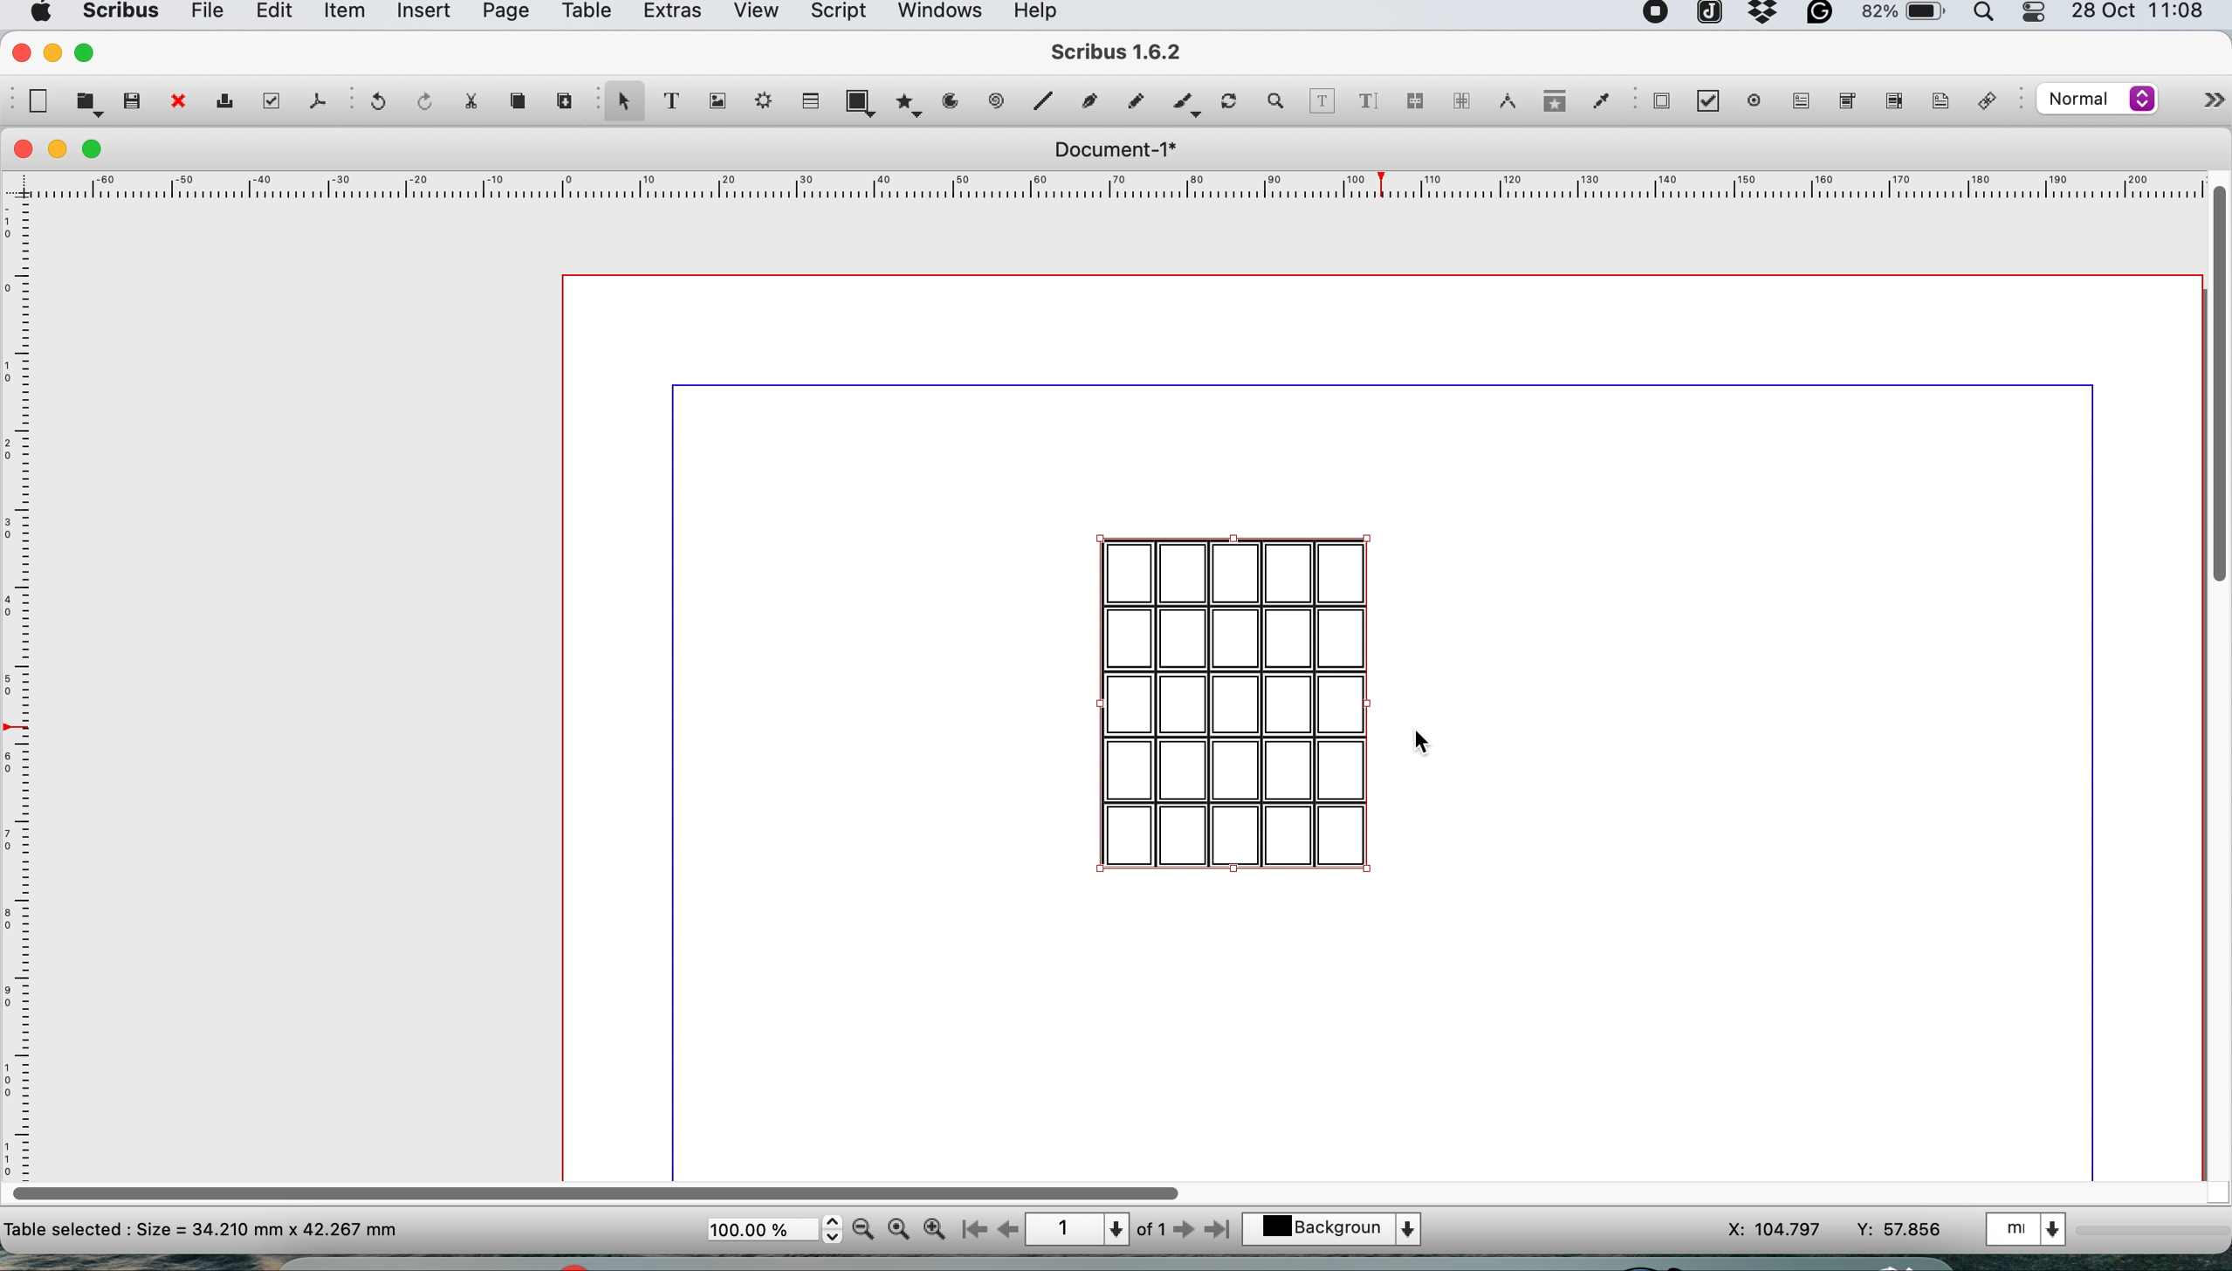  What do you see at coordinates (957, 101) in the screenshot?
I see `arc` at bounding box center [957, 101].